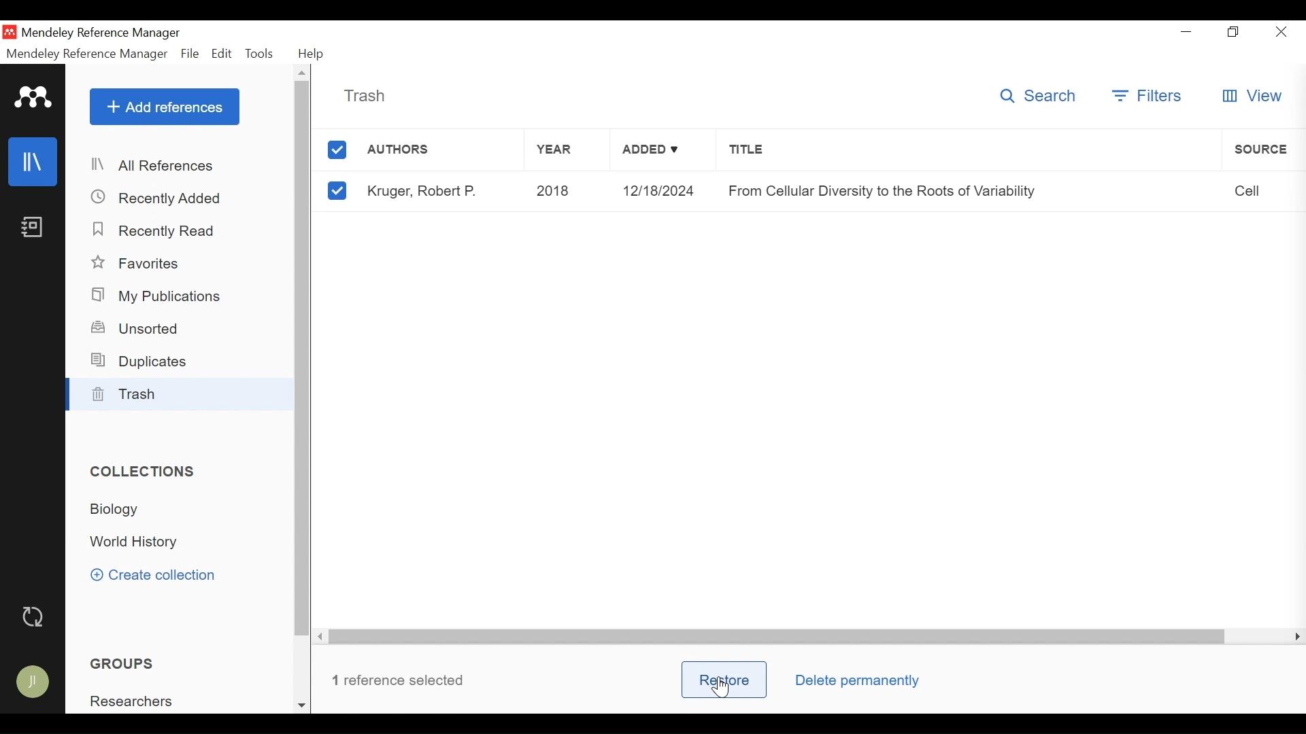 The width and height of the screenshot is (1306, 734). What do you see at coordinates (162, 296) in the screenshot?
I see `My Publications` at bounding box center [162, 296].